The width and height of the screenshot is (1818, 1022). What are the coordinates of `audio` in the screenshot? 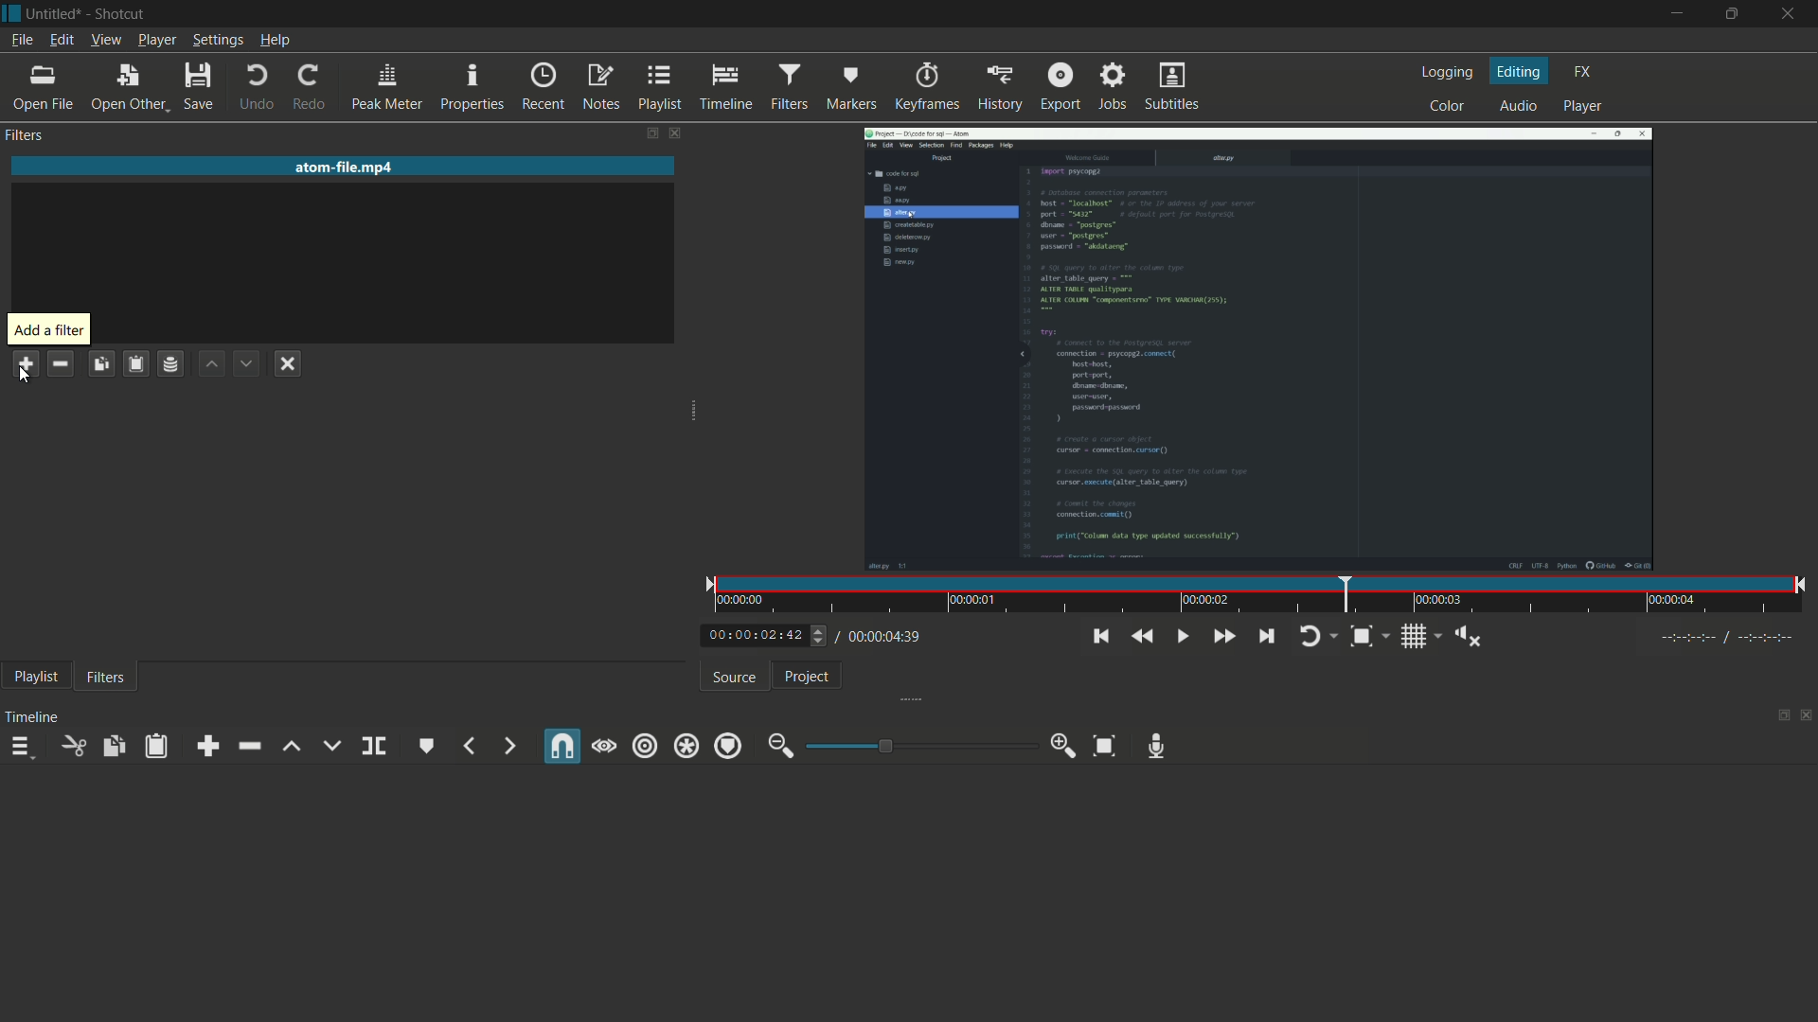 It's located at (1515, 107).